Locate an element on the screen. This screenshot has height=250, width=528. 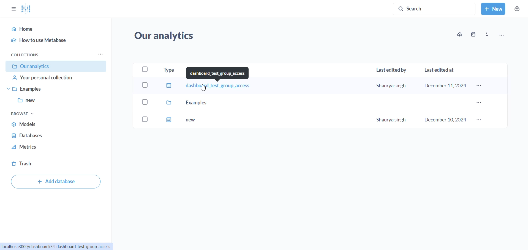
new dashboard menu is located at coordinates (482, 120).